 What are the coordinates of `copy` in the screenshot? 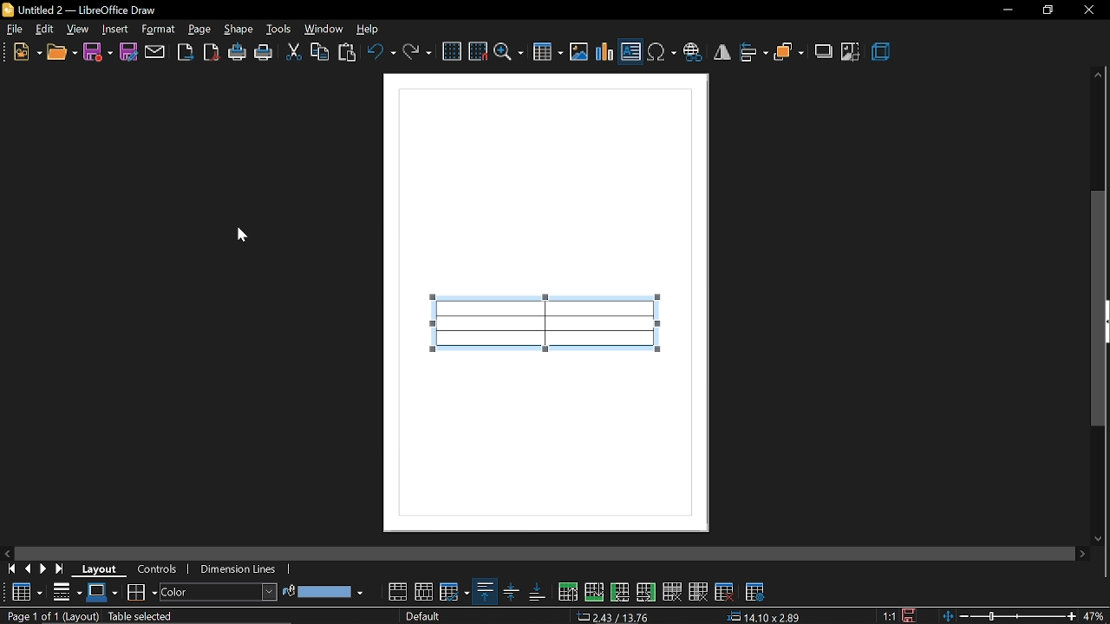 It's located at (321, 52).